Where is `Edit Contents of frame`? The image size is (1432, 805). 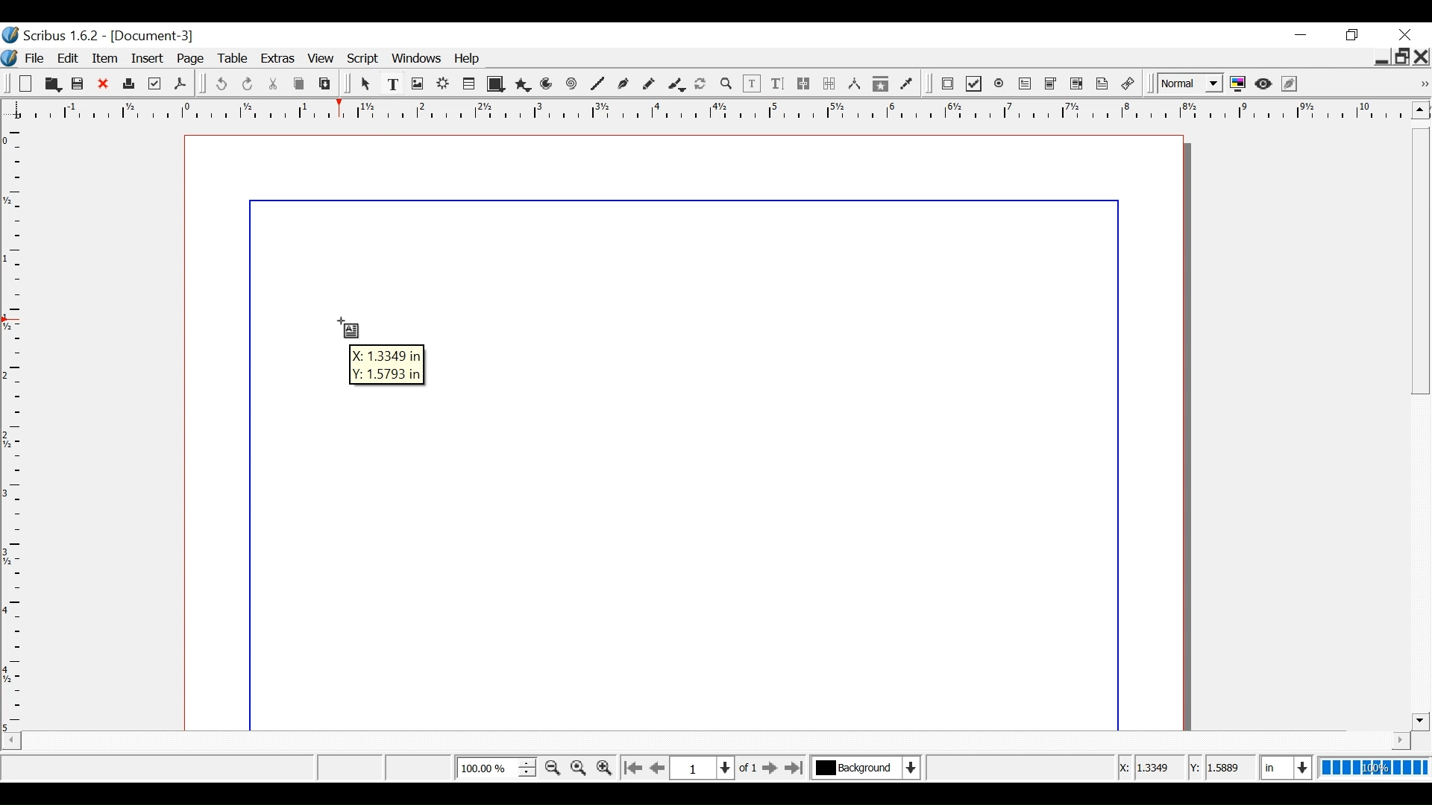
Edit Contents of frame is located at coordinates (751, 84).